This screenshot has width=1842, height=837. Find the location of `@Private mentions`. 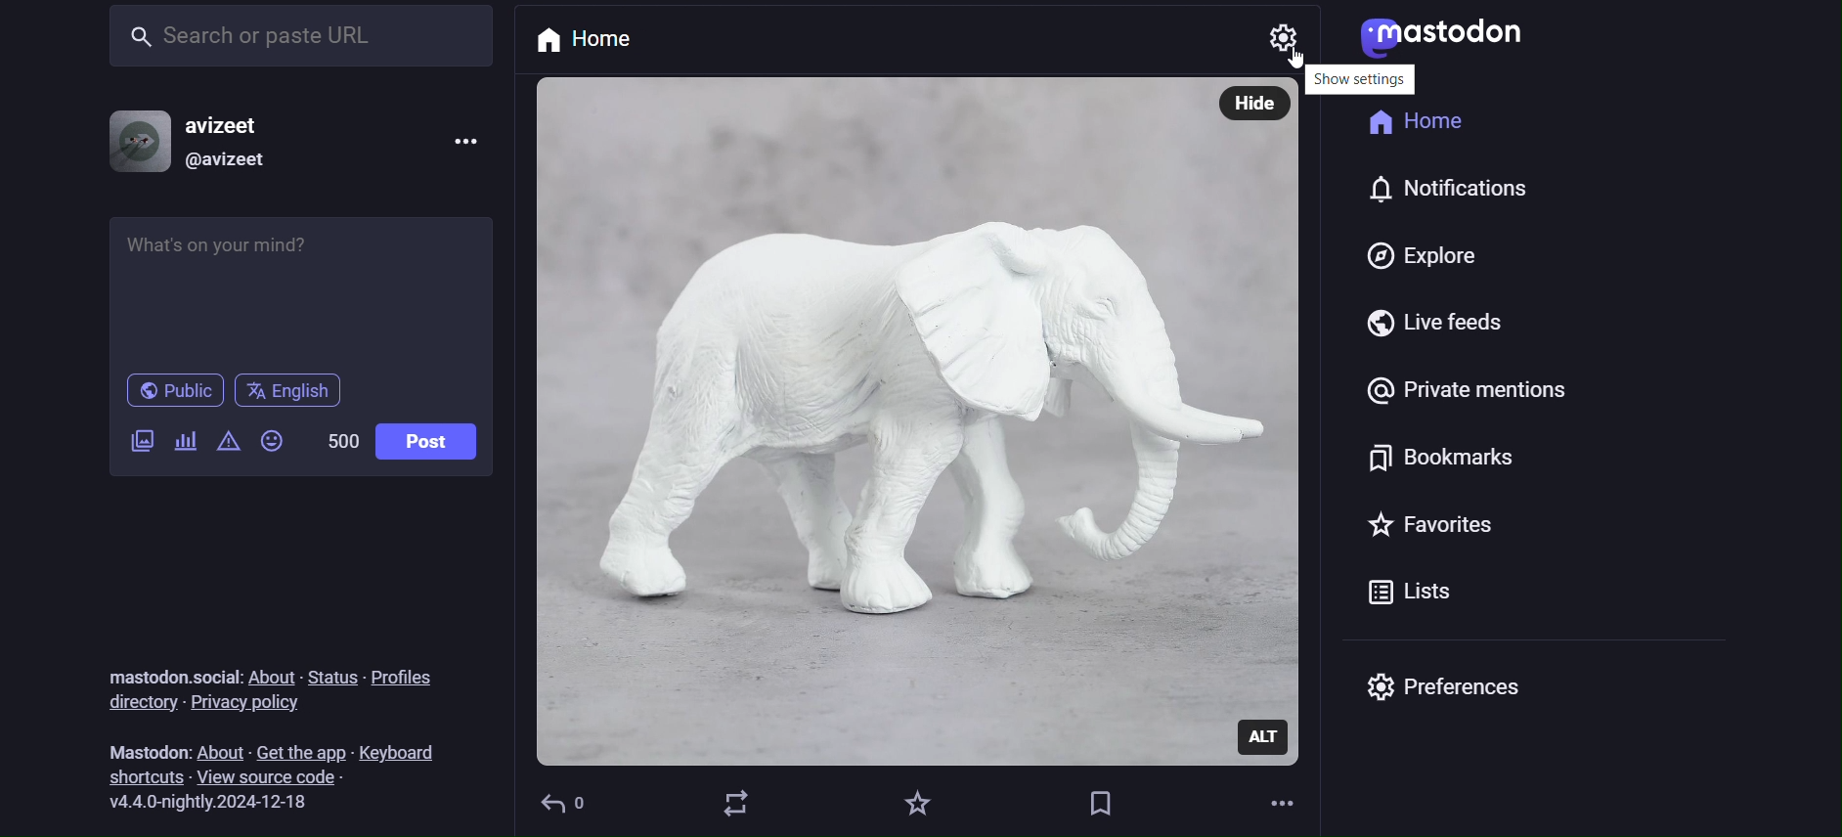

@Private mentions is located at coordinates (1463, 398).